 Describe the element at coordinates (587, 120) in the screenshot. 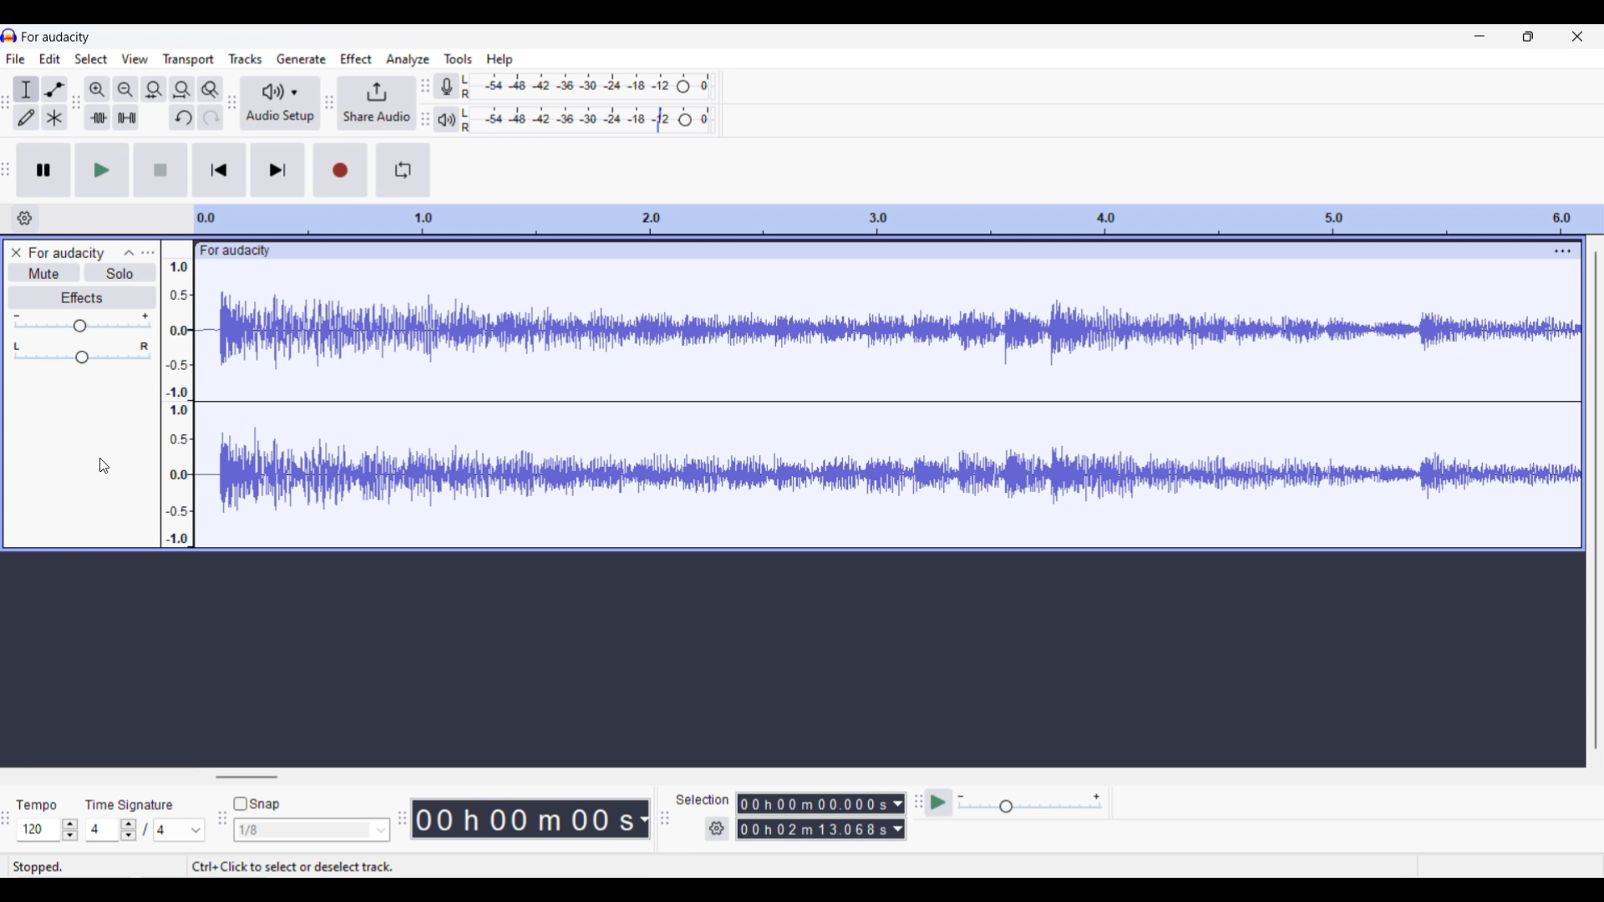

I see `Playback level` at that location.